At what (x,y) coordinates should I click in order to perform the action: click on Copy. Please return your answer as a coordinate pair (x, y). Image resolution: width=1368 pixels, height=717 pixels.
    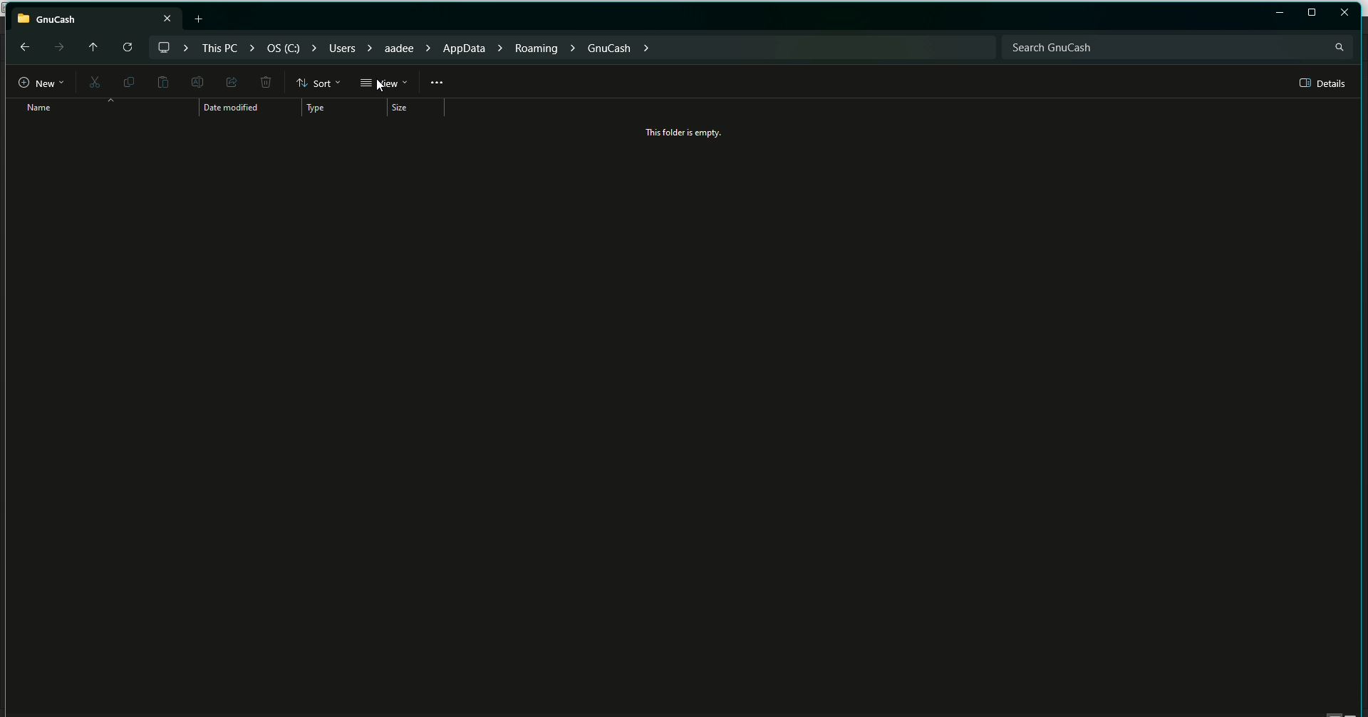
    Looking at the image, I should click on (126, 81).